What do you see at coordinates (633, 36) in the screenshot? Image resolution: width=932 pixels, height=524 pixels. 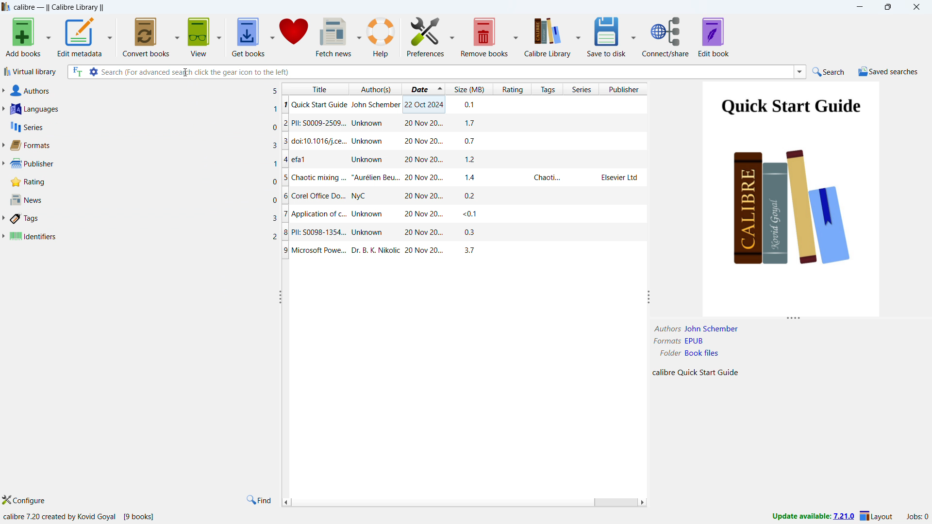 I see `save to disk options` at bounding box center [633, 36].